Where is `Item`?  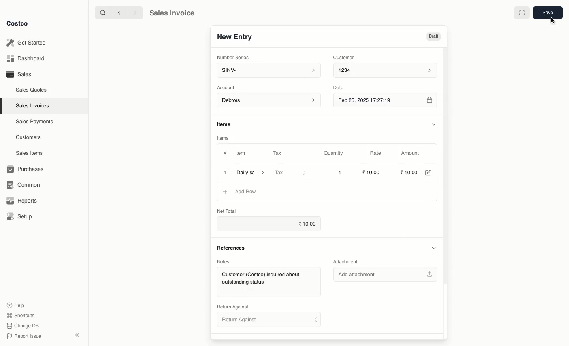 Item is located at coordinates (241, 153).